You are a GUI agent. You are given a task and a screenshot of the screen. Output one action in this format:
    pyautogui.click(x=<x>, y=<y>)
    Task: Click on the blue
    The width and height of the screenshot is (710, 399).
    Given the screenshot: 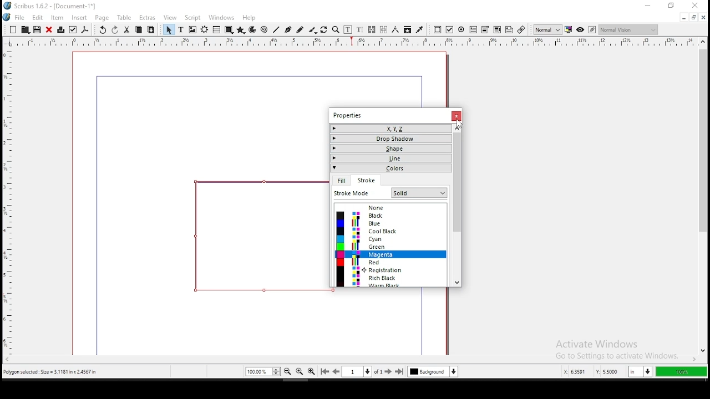 What is the action you would take?
    pyautogui.click(x=390, y=223)
    